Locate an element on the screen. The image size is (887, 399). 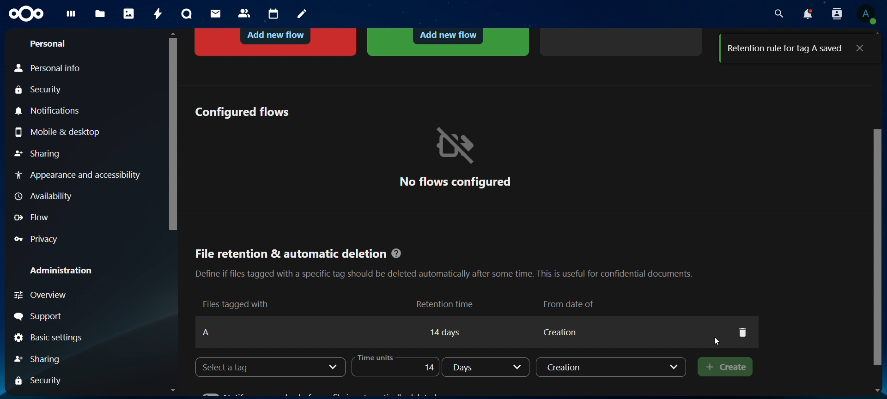
mail is located at coordinates (217, 13).